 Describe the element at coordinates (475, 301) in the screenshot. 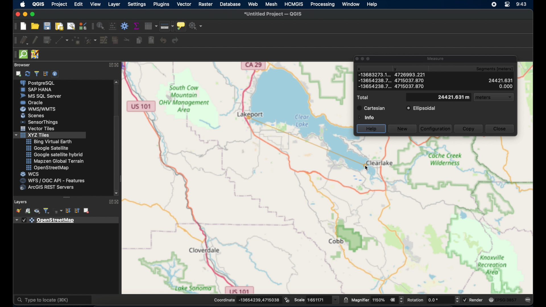

I see `render` at that location.